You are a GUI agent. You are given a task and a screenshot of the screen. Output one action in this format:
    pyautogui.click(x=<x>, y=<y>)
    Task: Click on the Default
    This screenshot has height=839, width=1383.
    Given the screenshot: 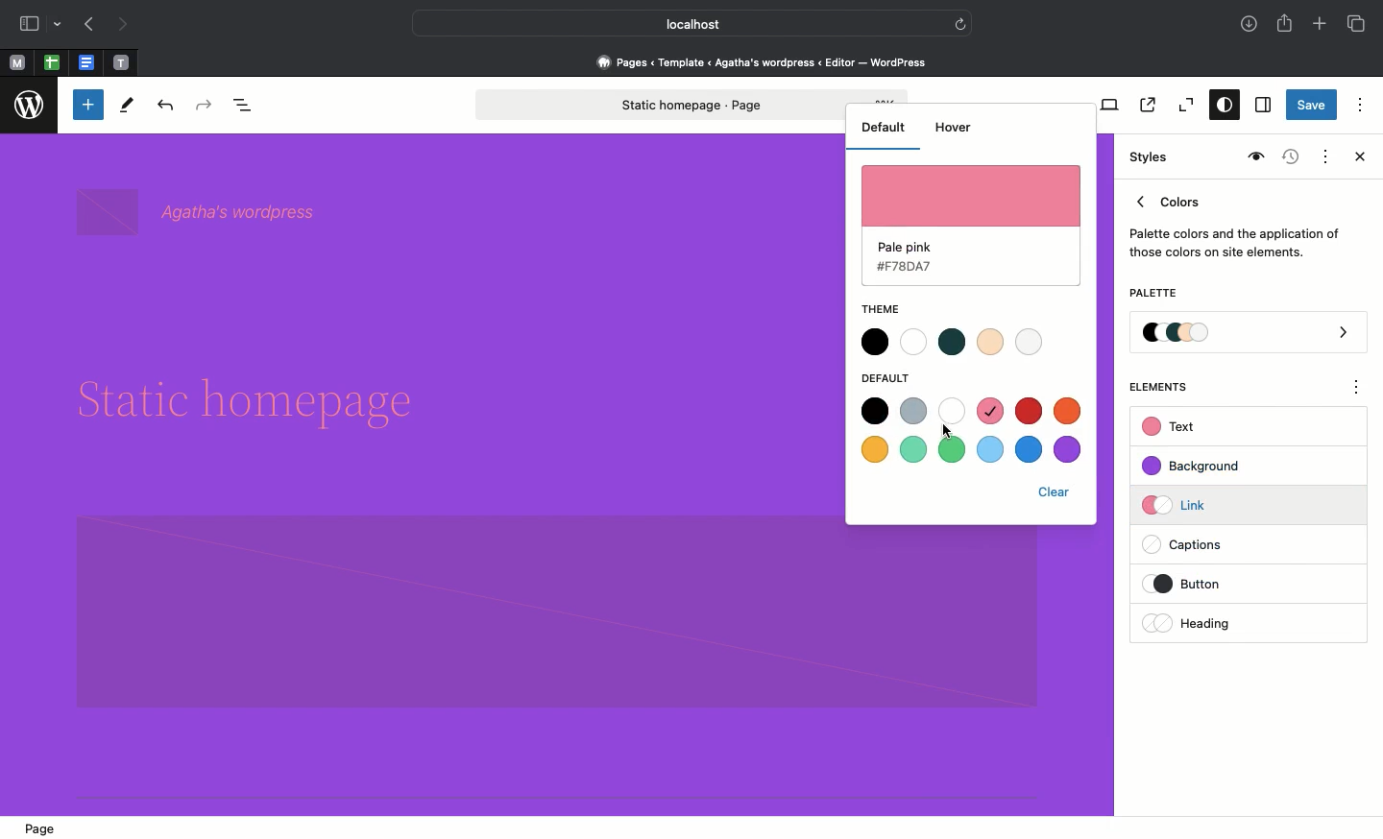 What is the action you would take?
    pyautogui.click(x=882, y=126)
    